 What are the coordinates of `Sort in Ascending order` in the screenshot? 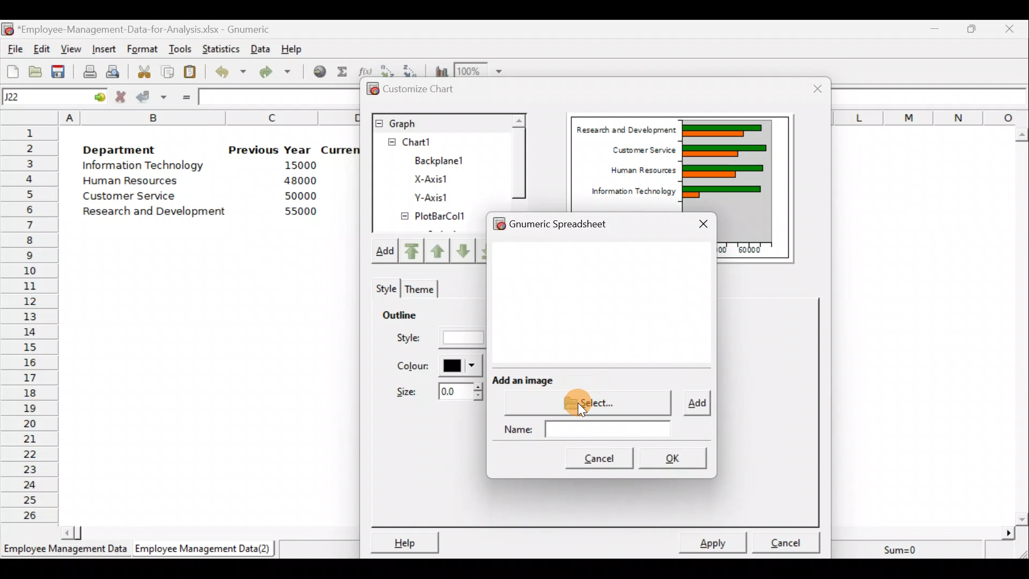 It's located at (388, 69).